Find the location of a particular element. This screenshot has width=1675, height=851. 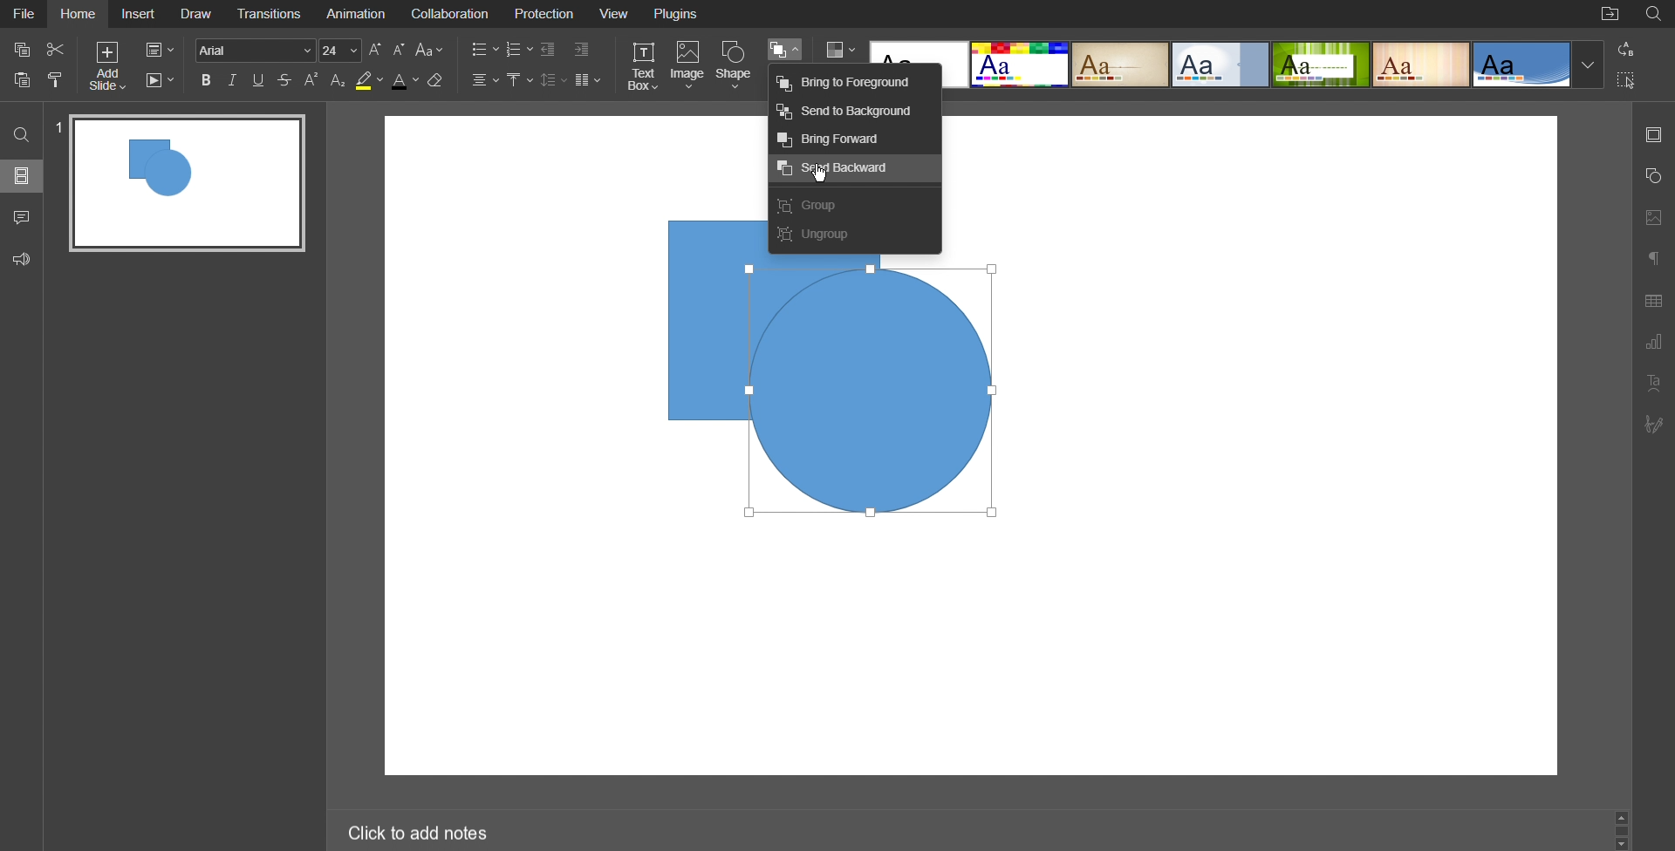

Slides Settings is located at coordinates (1655, 135).